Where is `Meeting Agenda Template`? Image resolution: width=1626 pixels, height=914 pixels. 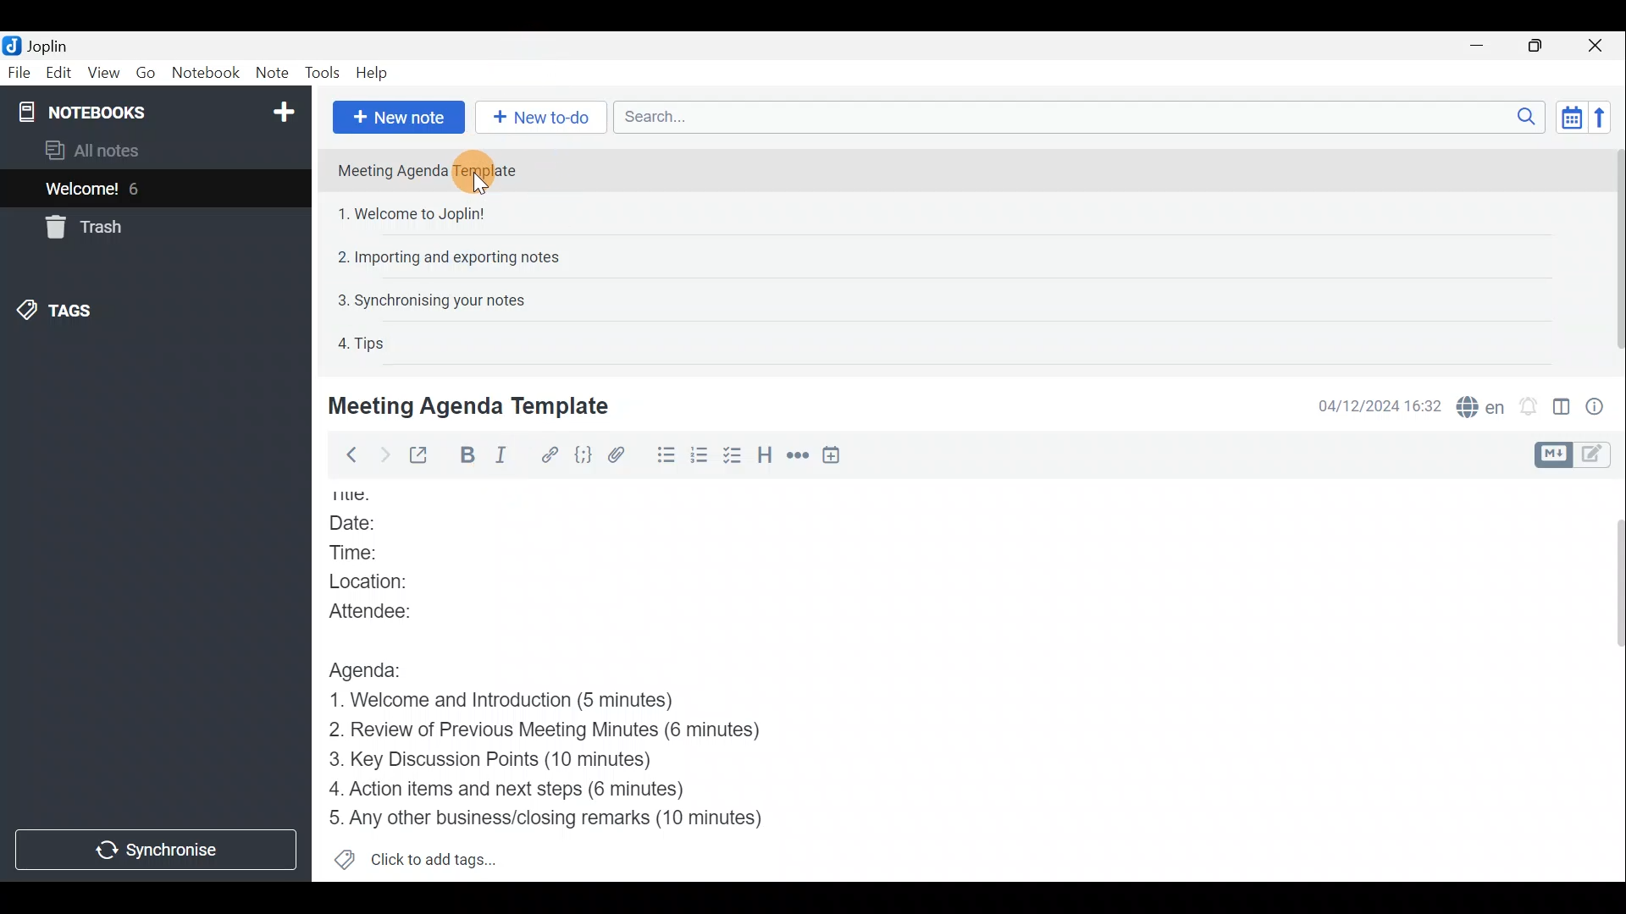
Meeting Agenda Template is located at coordinates (434, 170).